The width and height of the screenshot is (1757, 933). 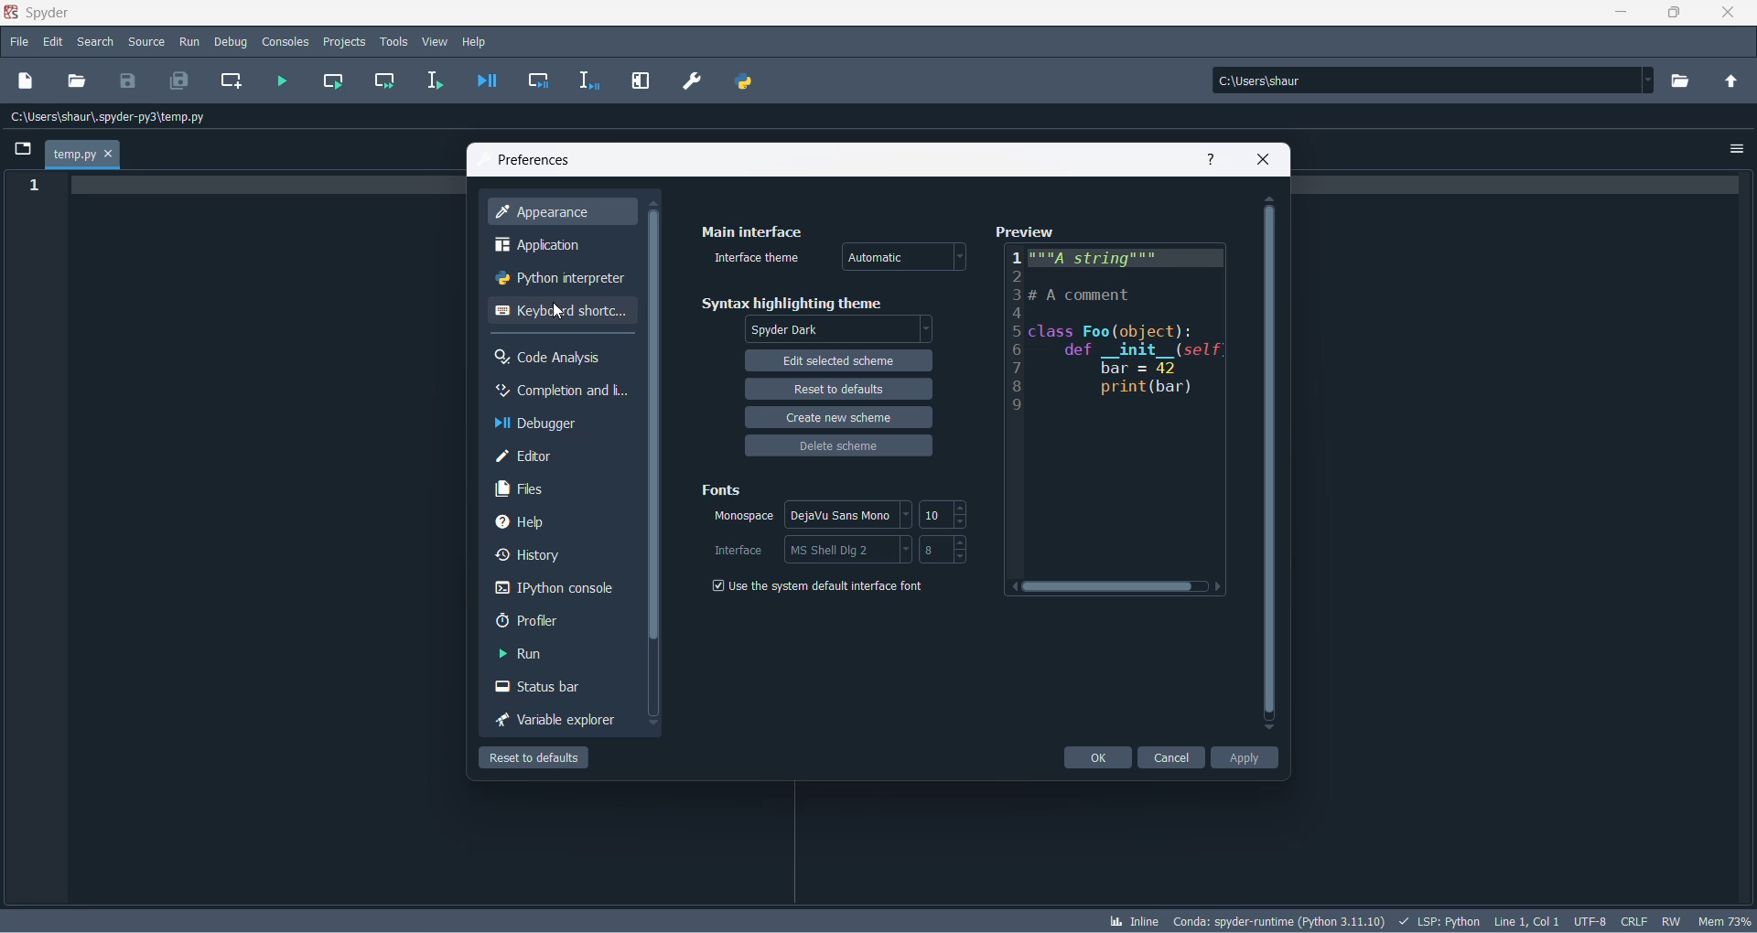 I want to click on file control, so click(x=1668, y=920).